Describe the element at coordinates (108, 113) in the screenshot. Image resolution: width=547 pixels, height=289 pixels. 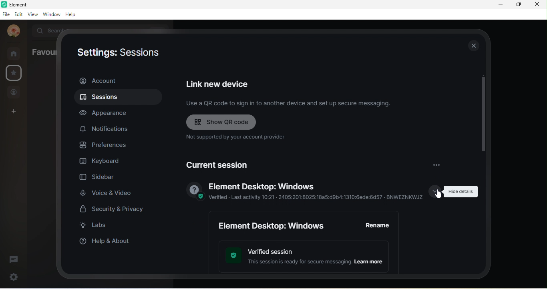
I see `appearance` at that location.